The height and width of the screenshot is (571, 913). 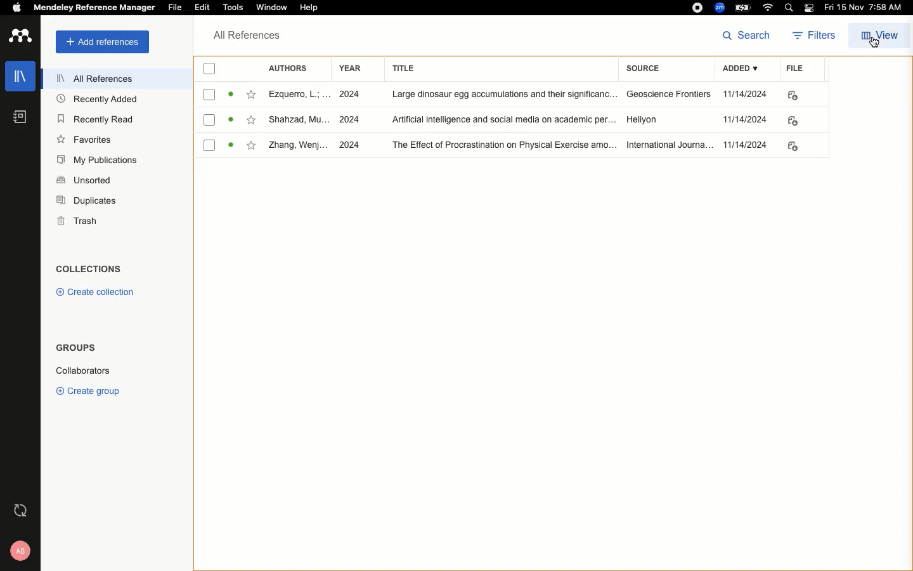 I want to click on Duplicates, so click(x=85, y=202).